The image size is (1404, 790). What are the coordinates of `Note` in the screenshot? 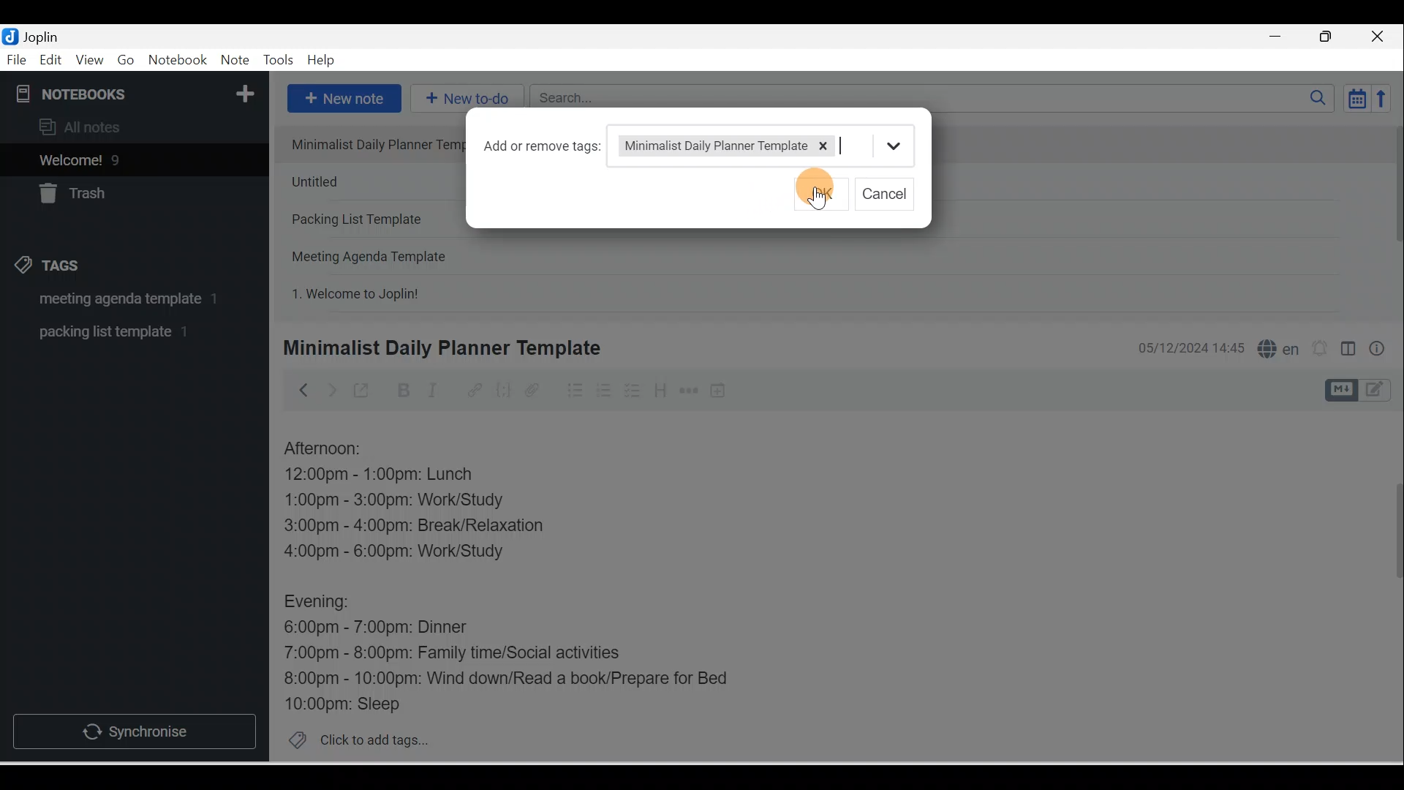 It's located at (233, 61).